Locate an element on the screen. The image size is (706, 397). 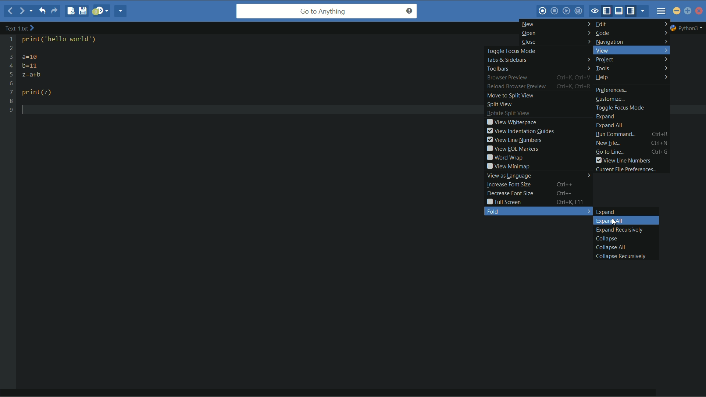
code is located at coordinates (630, 33).